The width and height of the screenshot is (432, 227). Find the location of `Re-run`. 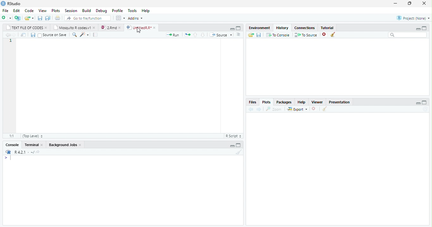

Re-run is located at coordinates (187, 35).